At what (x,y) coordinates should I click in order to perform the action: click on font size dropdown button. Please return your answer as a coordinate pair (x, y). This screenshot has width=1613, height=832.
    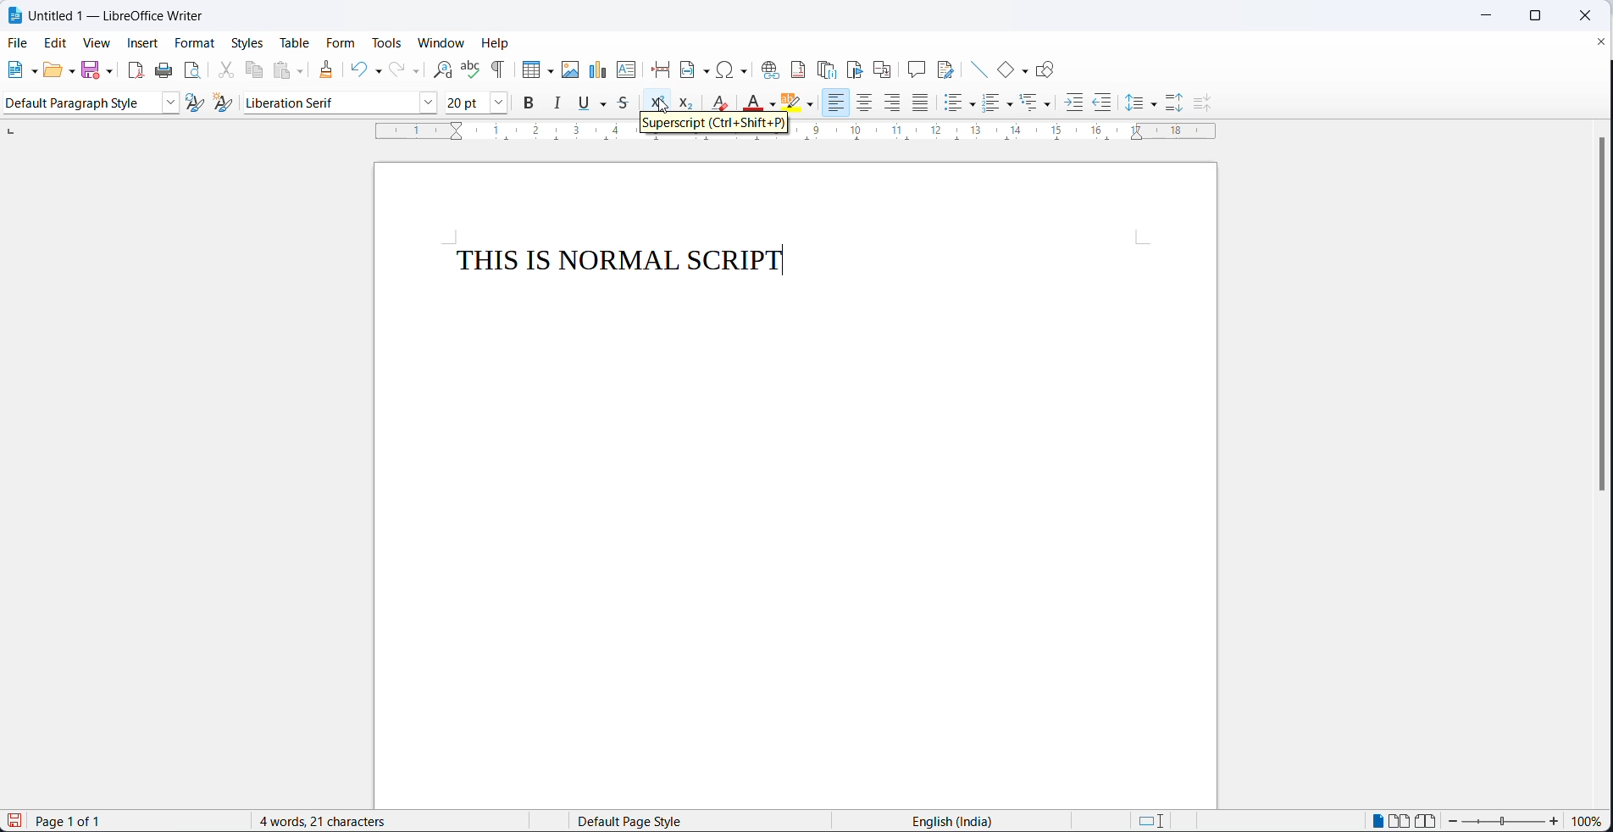
    Looking at the image, I should click on (500, 103).